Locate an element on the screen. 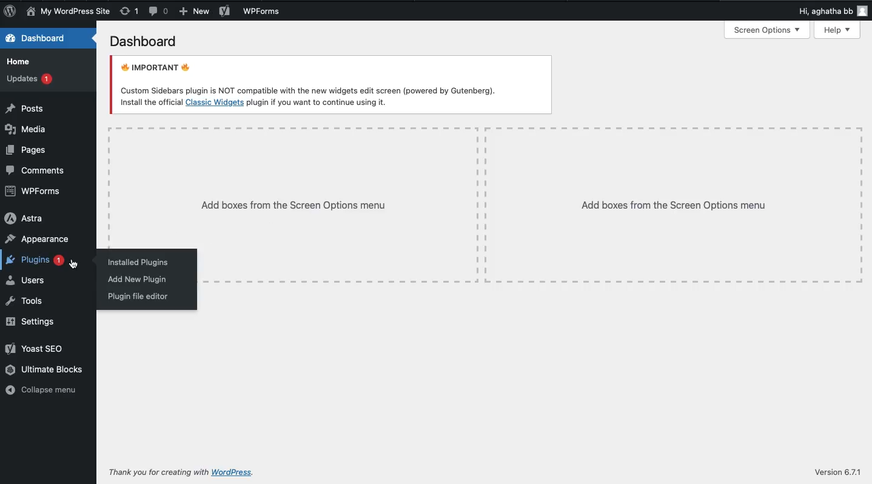 The width and height of the screenshot is (872, 484). Add boxes from the screen options menu is located at coordinates (531, 205).